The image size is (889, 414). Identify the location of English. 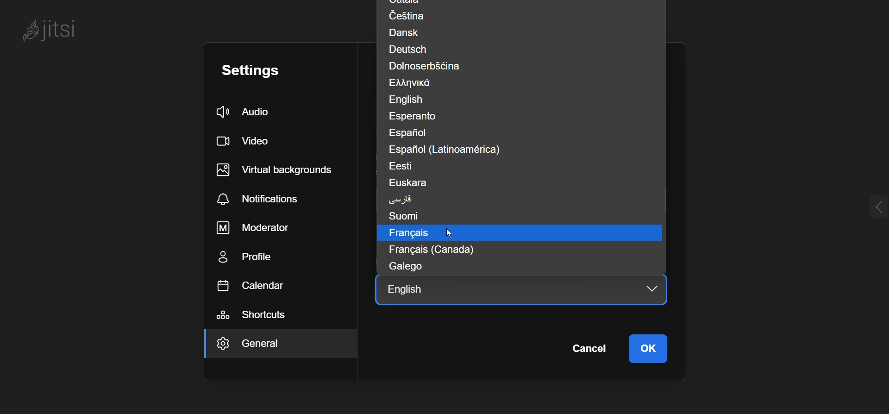
(409, 291).